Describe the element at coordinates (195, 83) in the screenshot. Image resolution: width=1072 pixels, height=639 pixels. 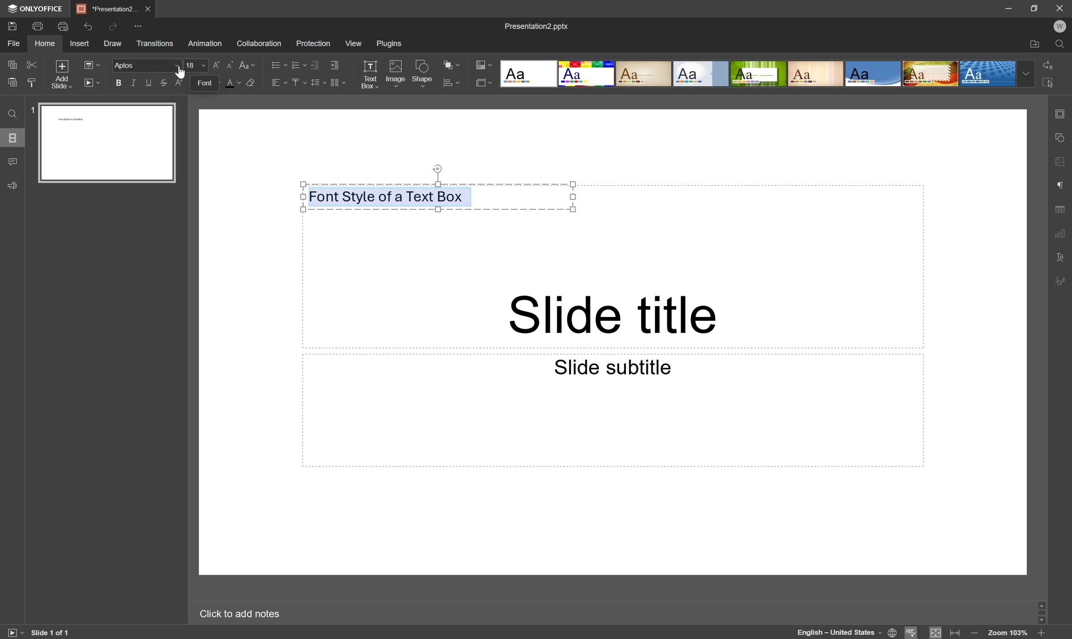
I see `Subscript` at that location.